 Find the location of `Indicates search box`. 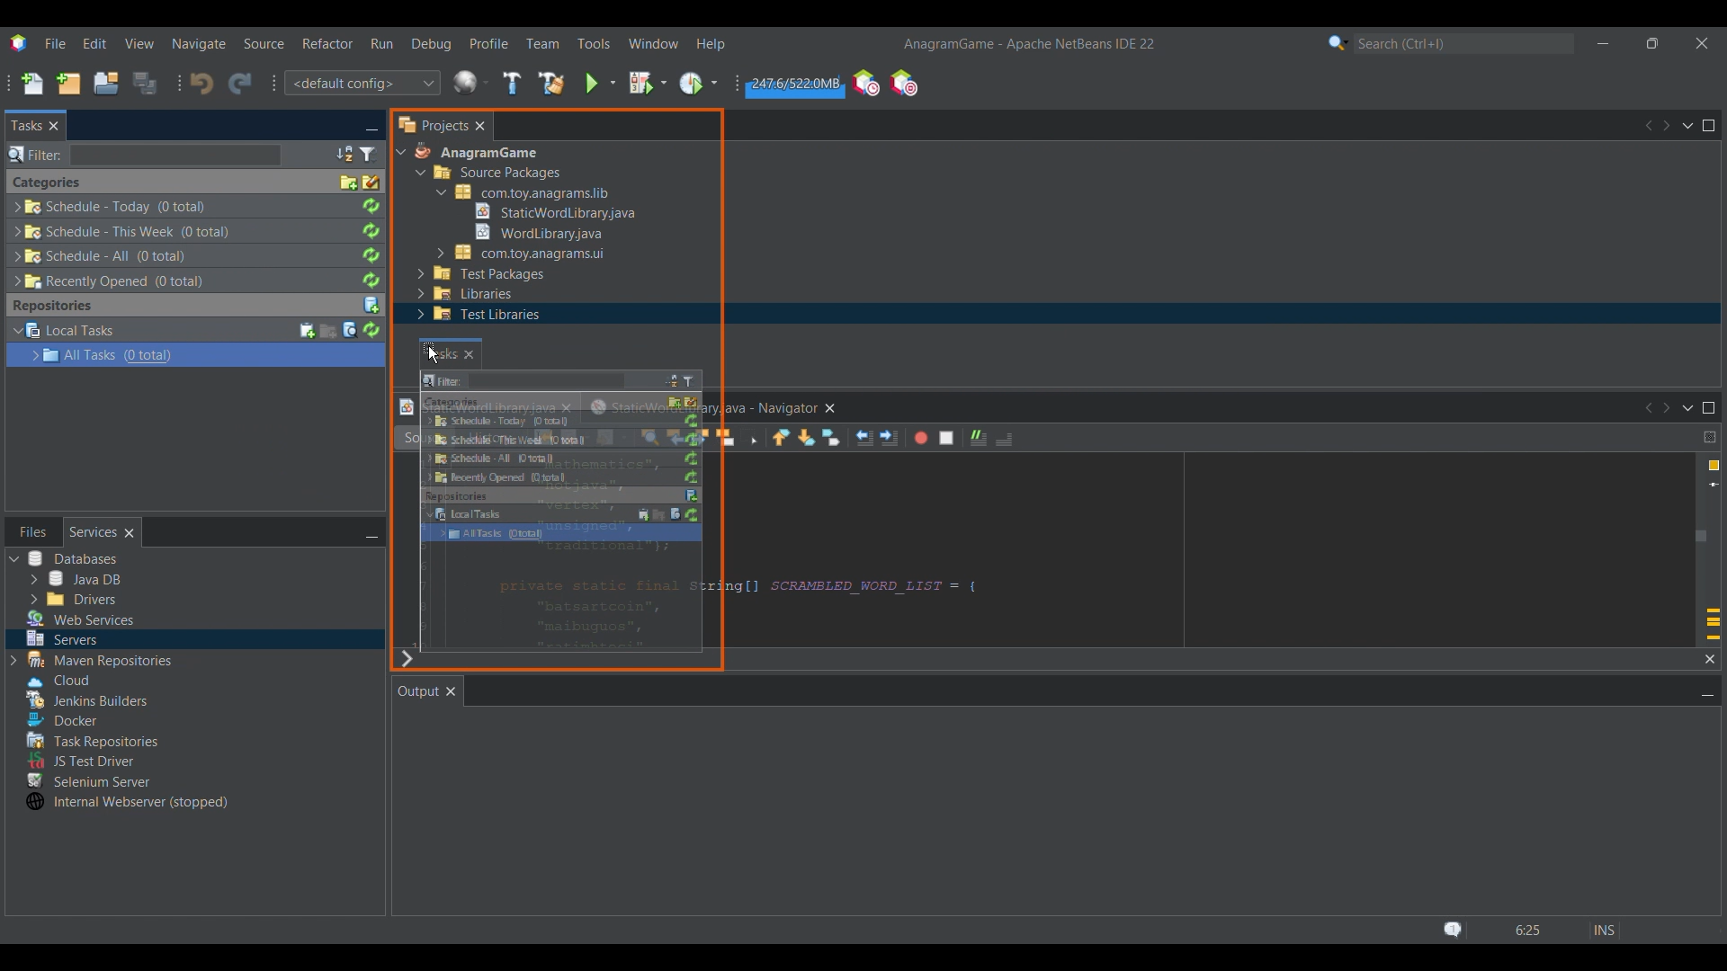

Indicates search box is located at coordinates (35, 155).